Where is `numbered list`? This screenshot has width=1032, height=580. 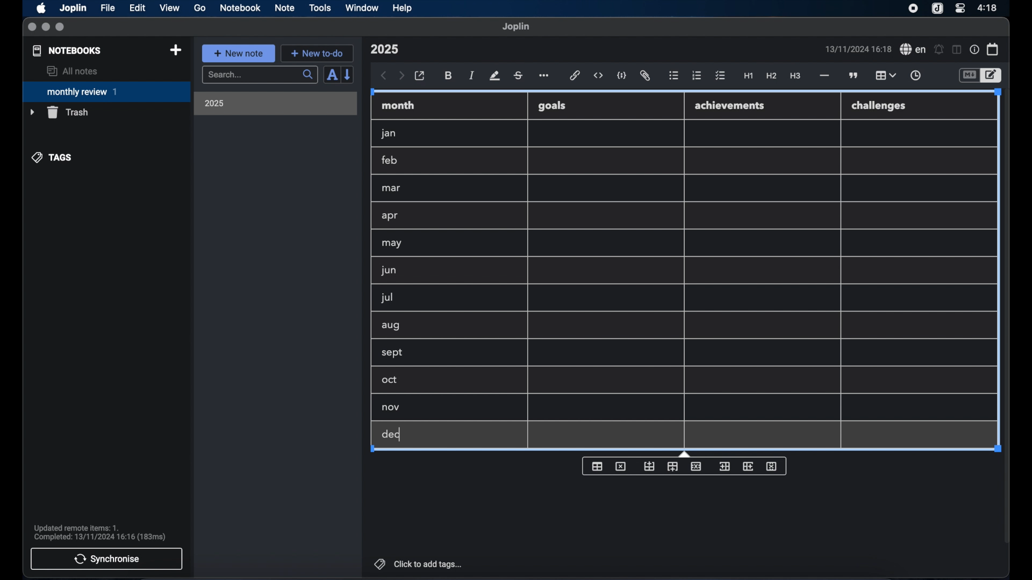 numbered list is located at coordinates (697, 75).